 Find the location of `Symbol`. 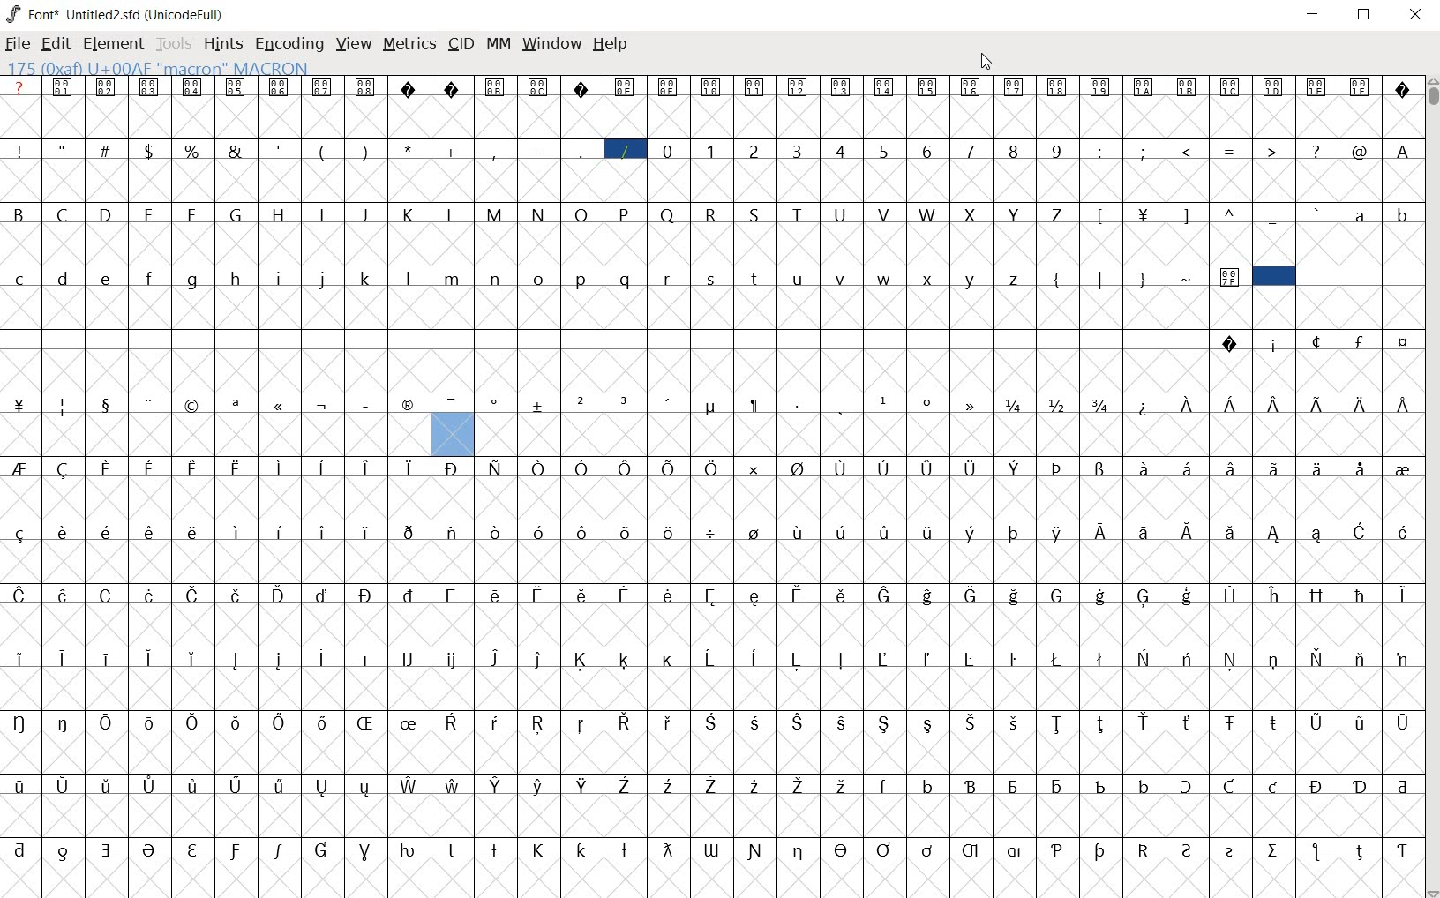

Symbol is located at coordinates (21, 594).